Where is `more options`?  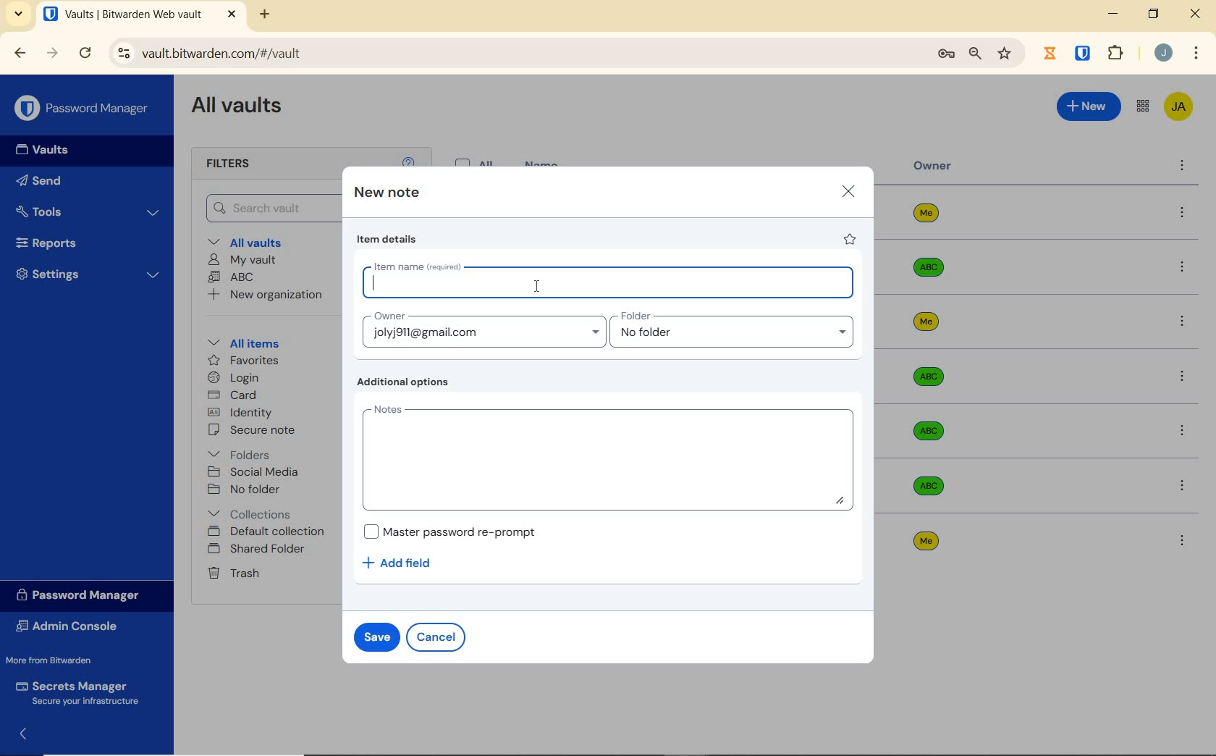
more options is located at coordinates (1183, 484).